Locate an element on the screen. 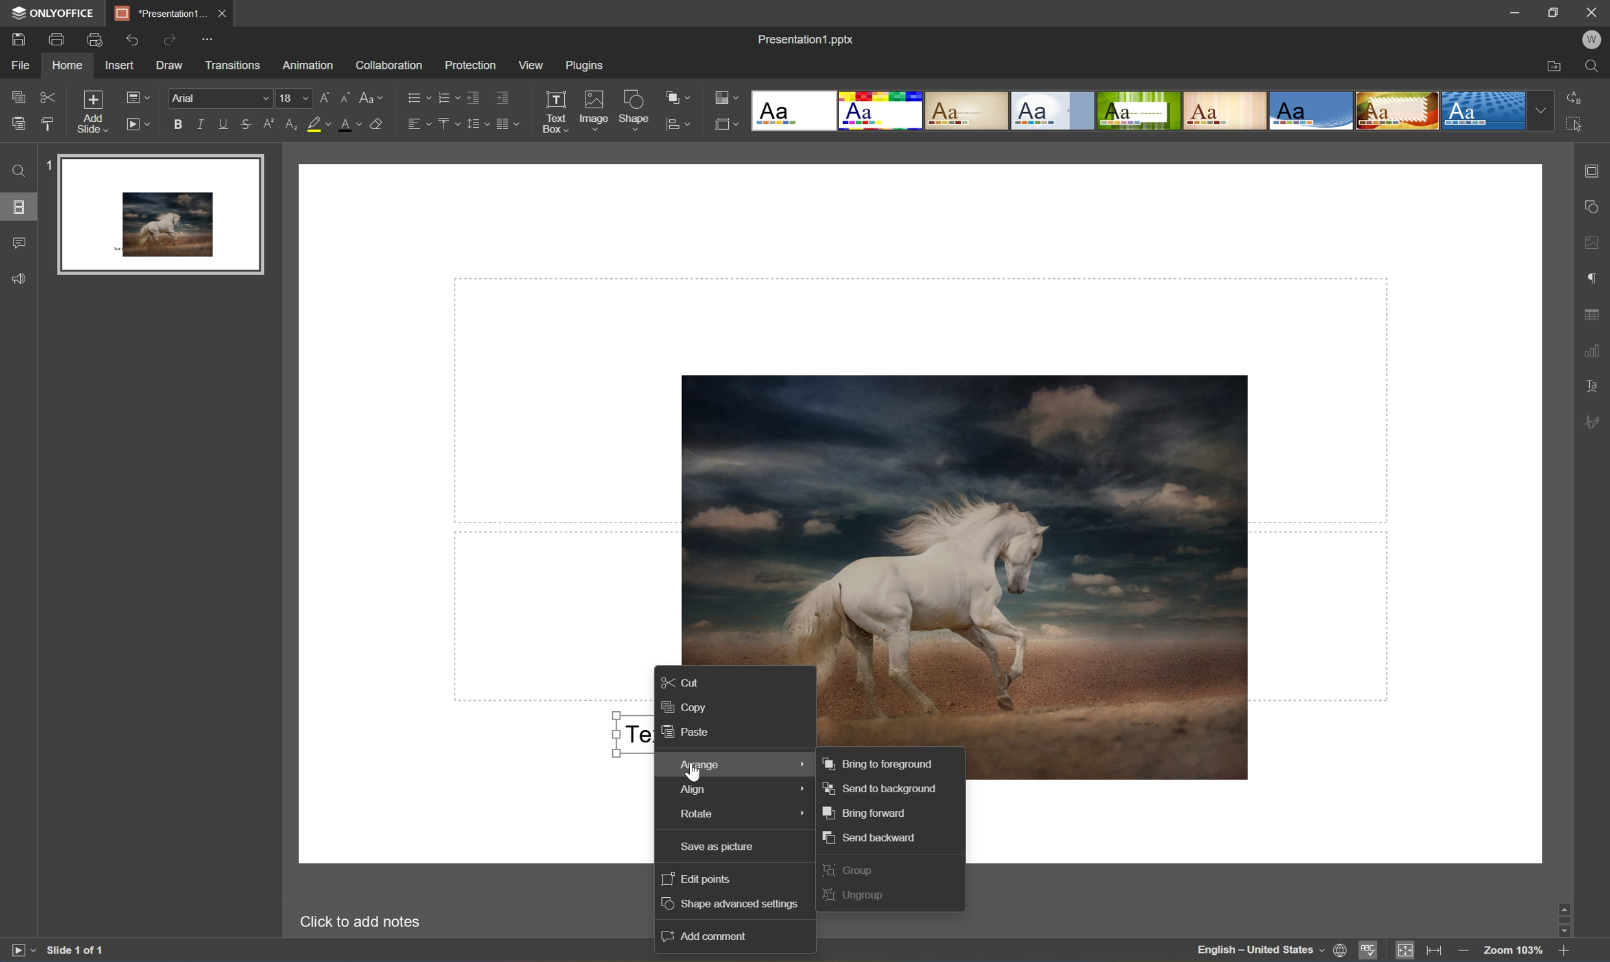  View is located at coordinates (532, 65).